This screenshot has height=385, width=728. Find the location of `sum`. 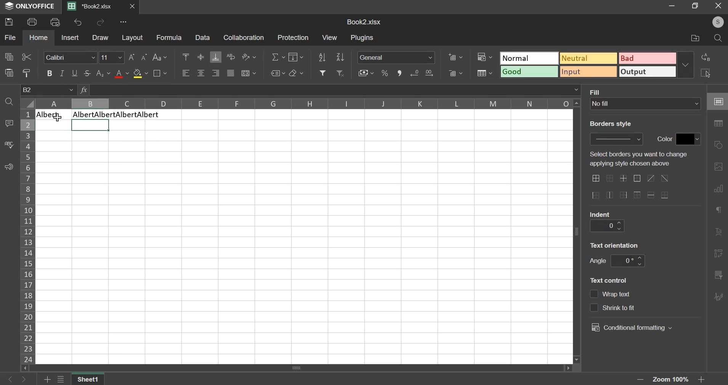

sum is located at coordinates (278, 57).